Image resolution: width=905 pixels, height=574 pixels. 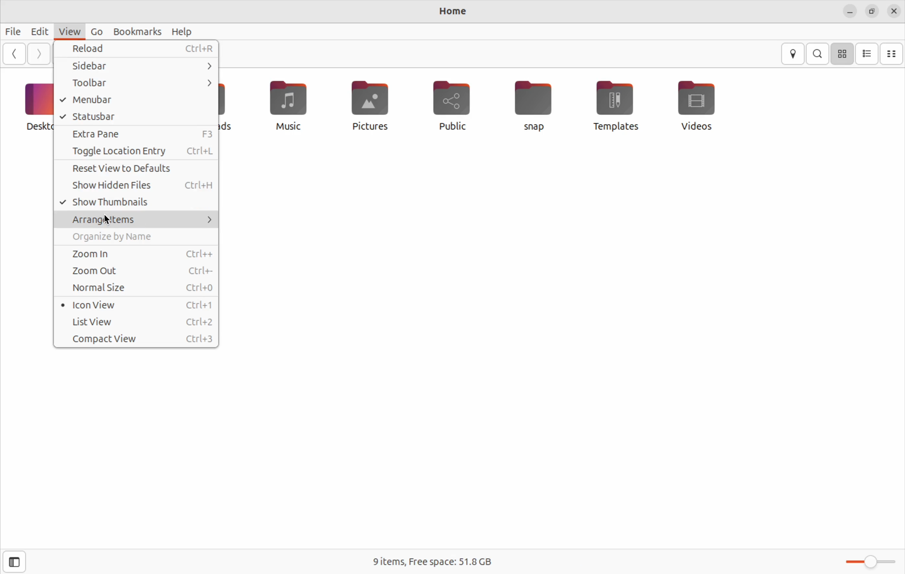 What do you see at coordinates (138, 168) in the screenshot?
I see `reset view to default` at bounding box center [138, 168].